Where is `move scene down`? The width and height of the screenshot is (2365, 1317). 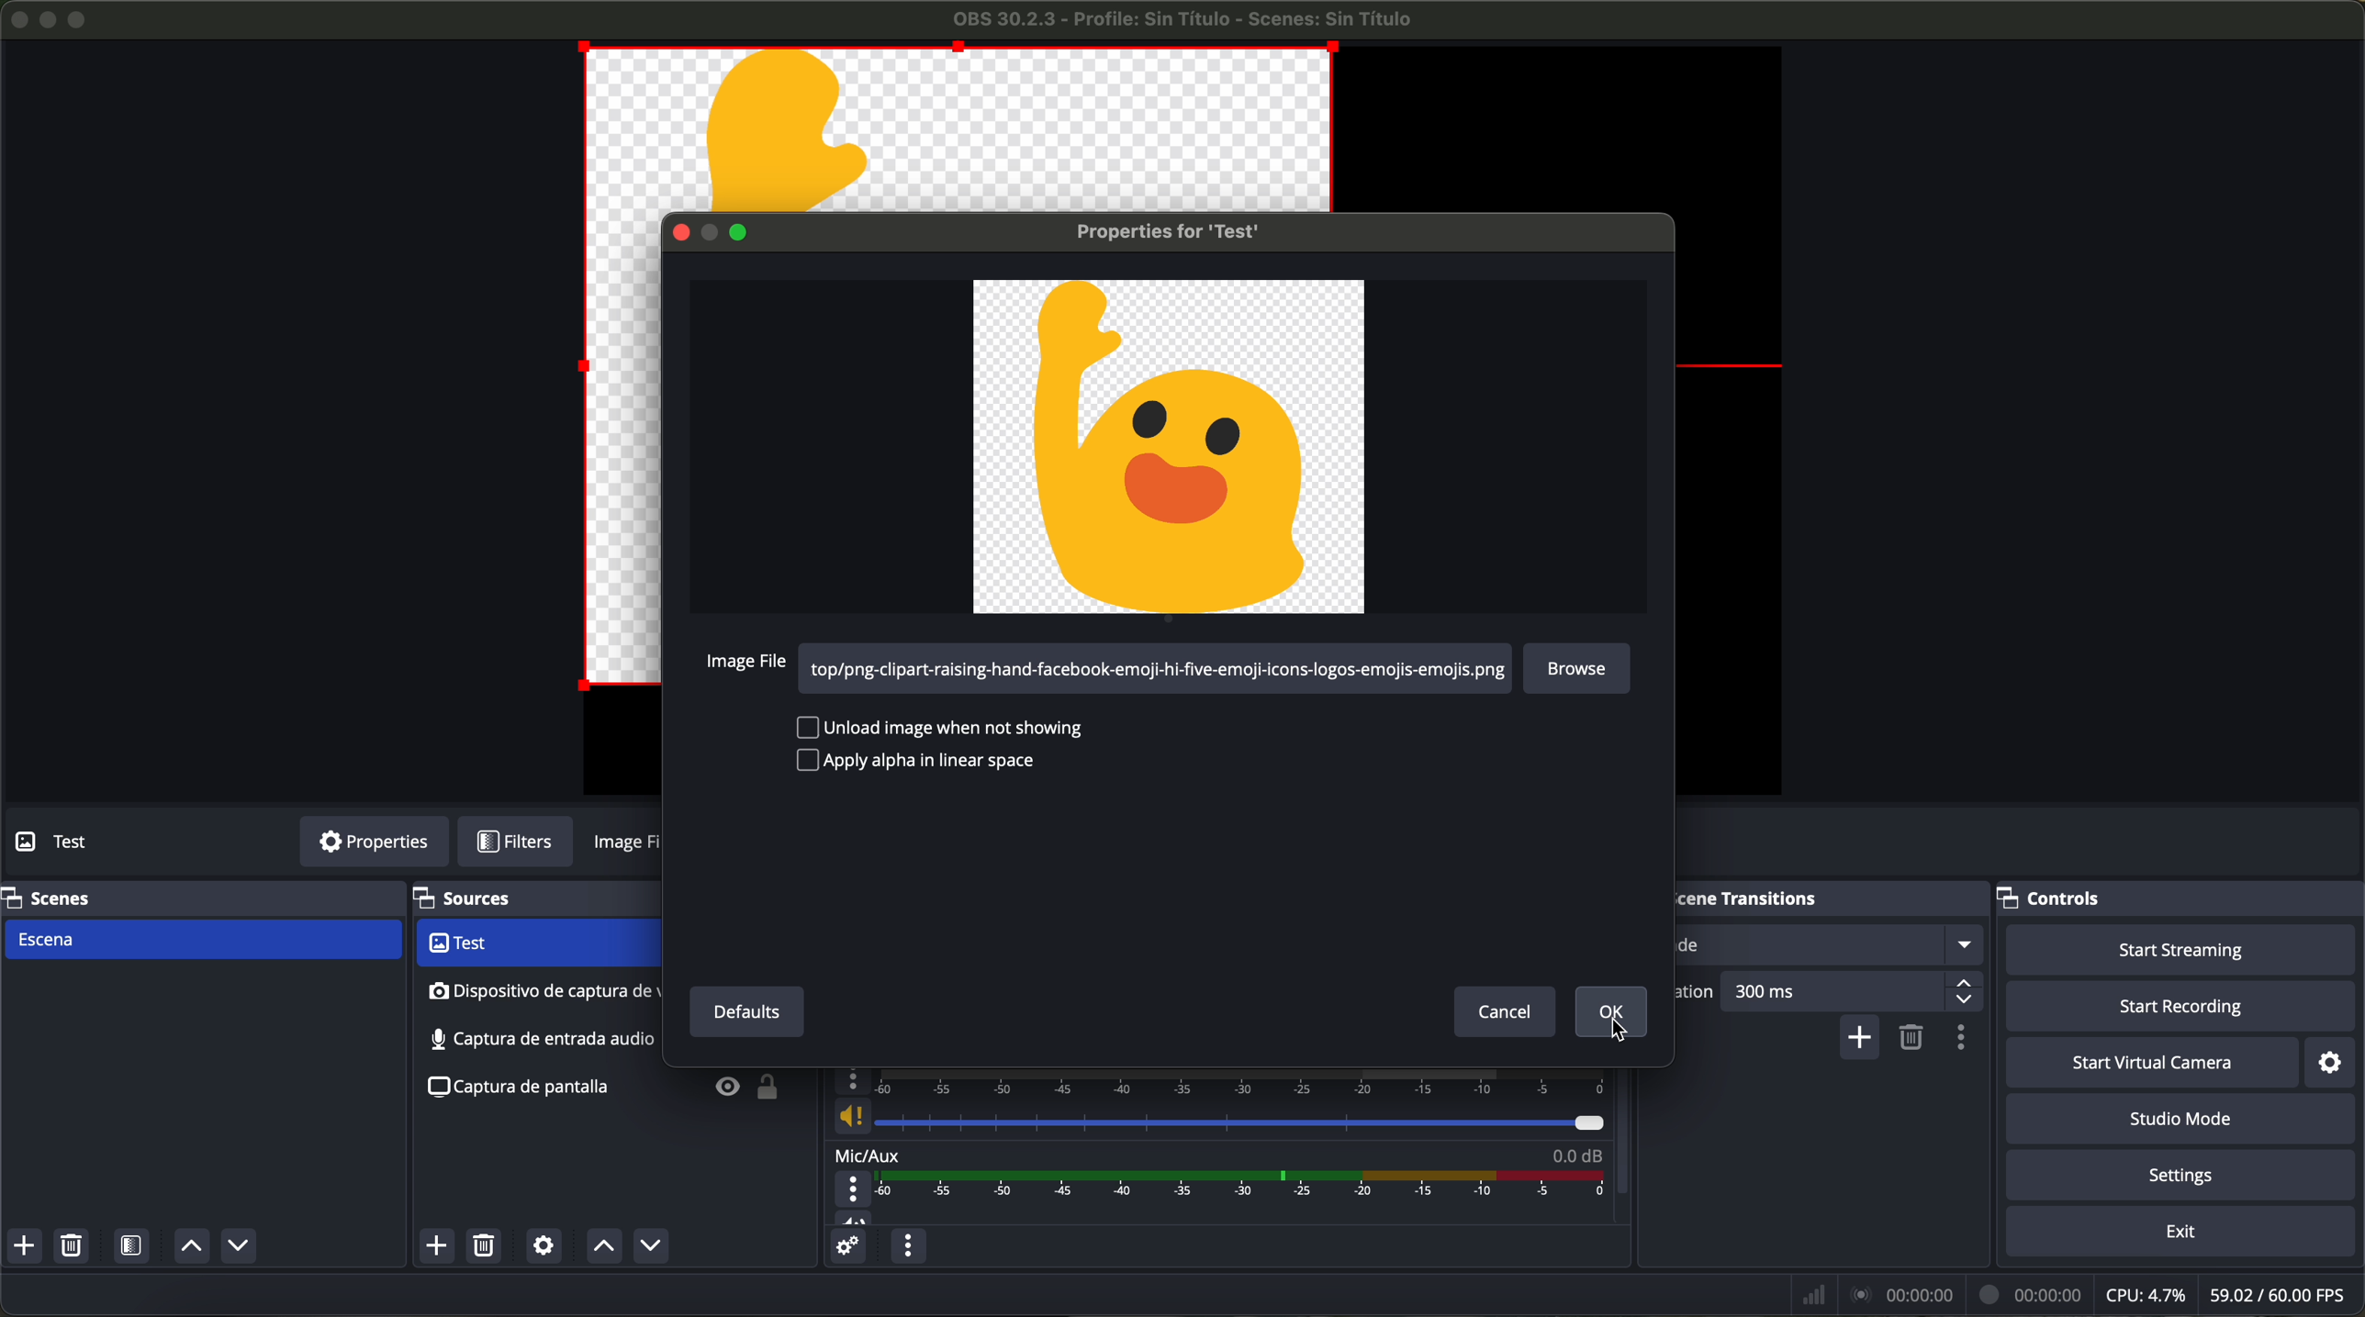 move scene down is located at coordinates (239, 1248).